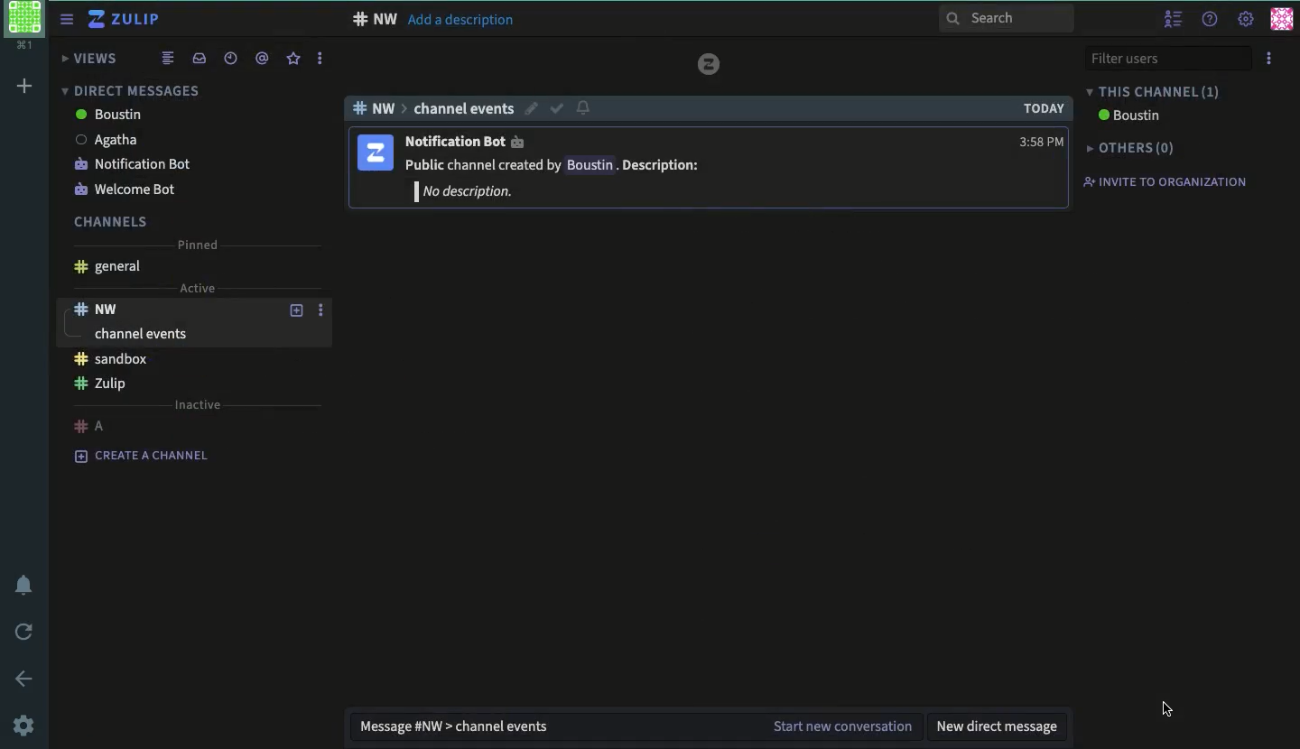  I want to click on new direct message, so click(998, 726).